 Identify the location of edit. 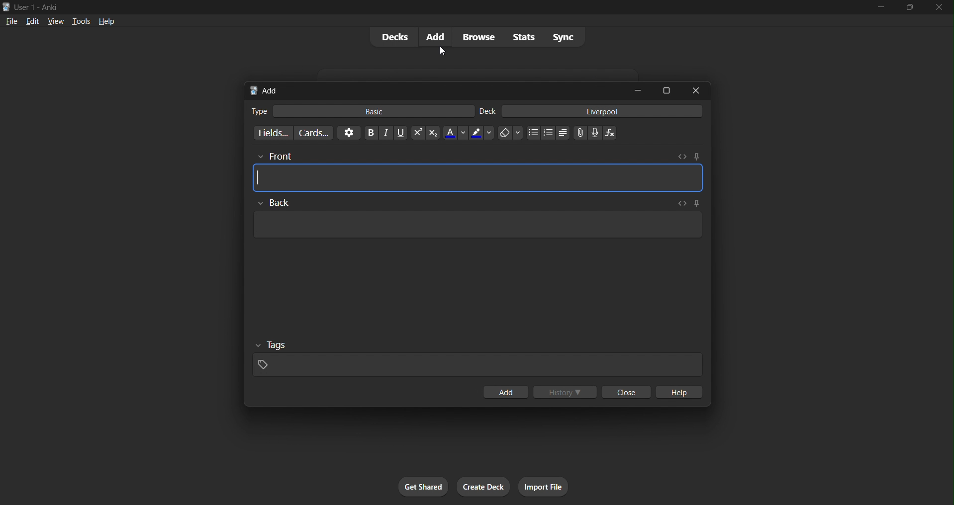
(31, 20).